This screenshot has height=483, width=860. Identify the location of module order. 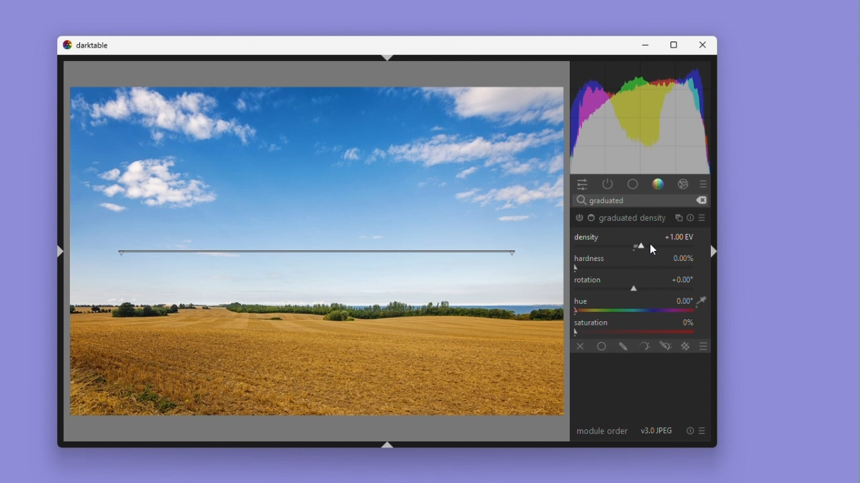
(602, 431).